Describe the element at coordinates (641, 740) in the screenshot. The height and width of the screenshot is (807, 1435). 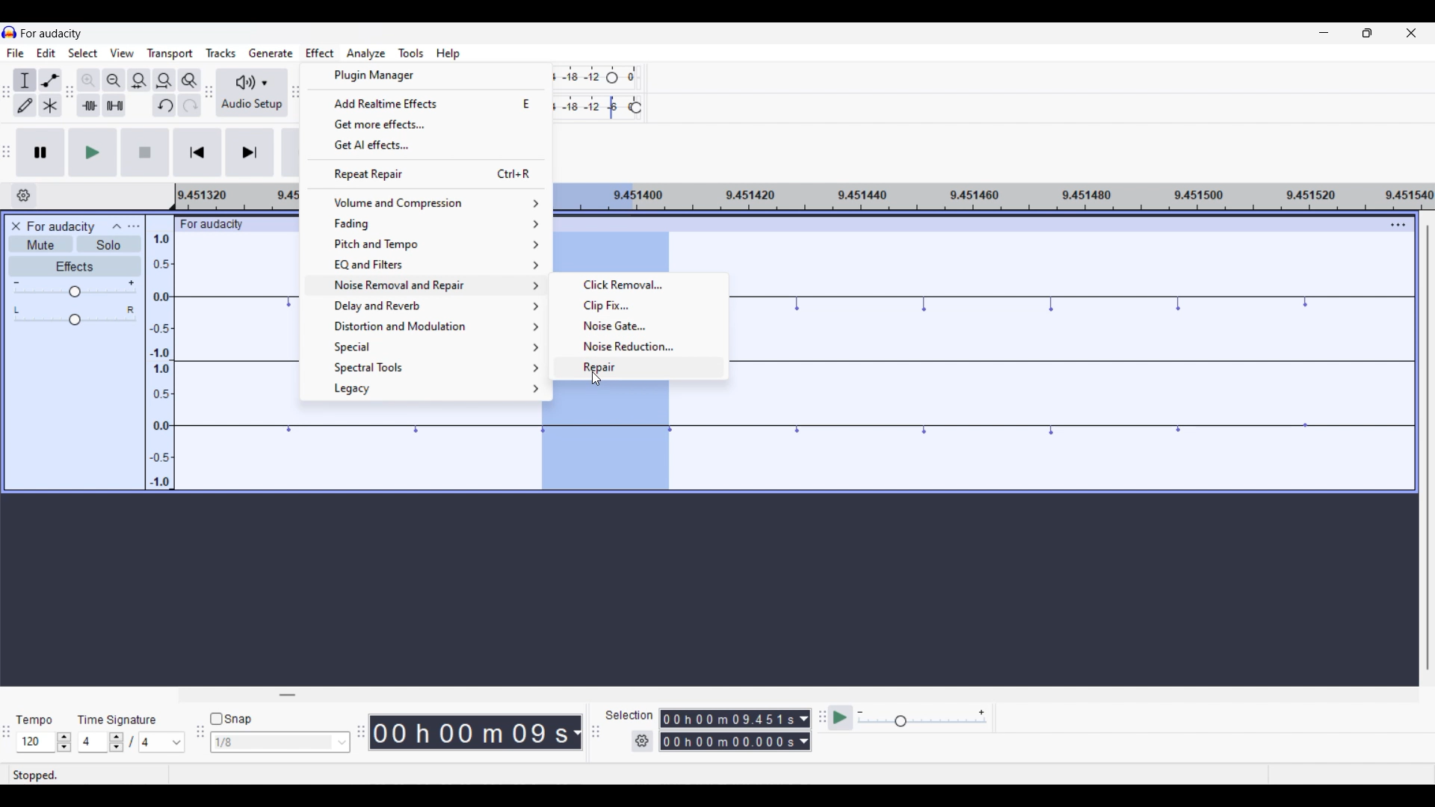
I see `Selection settings` at that location.